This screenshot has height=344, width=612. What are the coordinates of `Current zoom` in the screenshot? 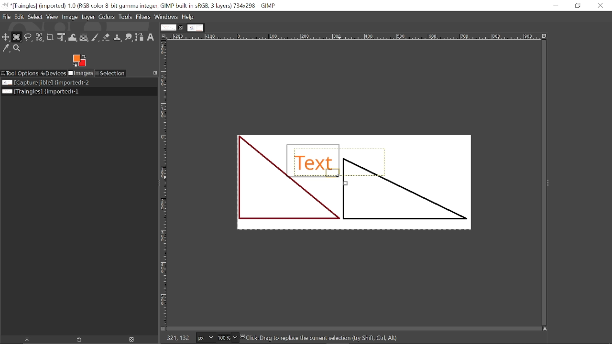 It's located at (224, 337).